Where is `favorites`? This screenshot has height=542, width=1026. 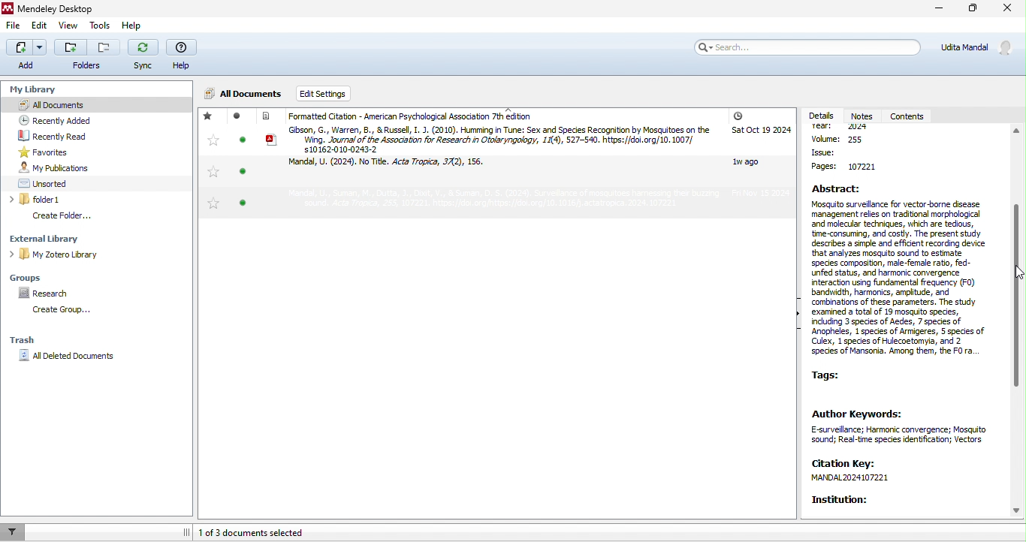
favorites is located at coordinates (211, 161).